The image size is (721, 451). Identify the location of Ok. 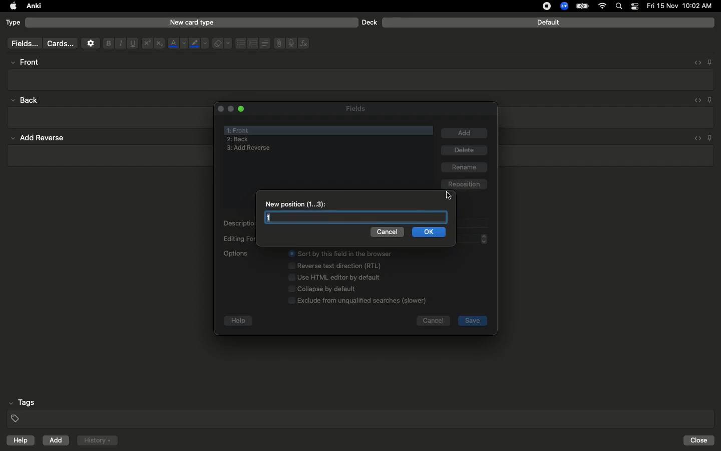
(430, 232).